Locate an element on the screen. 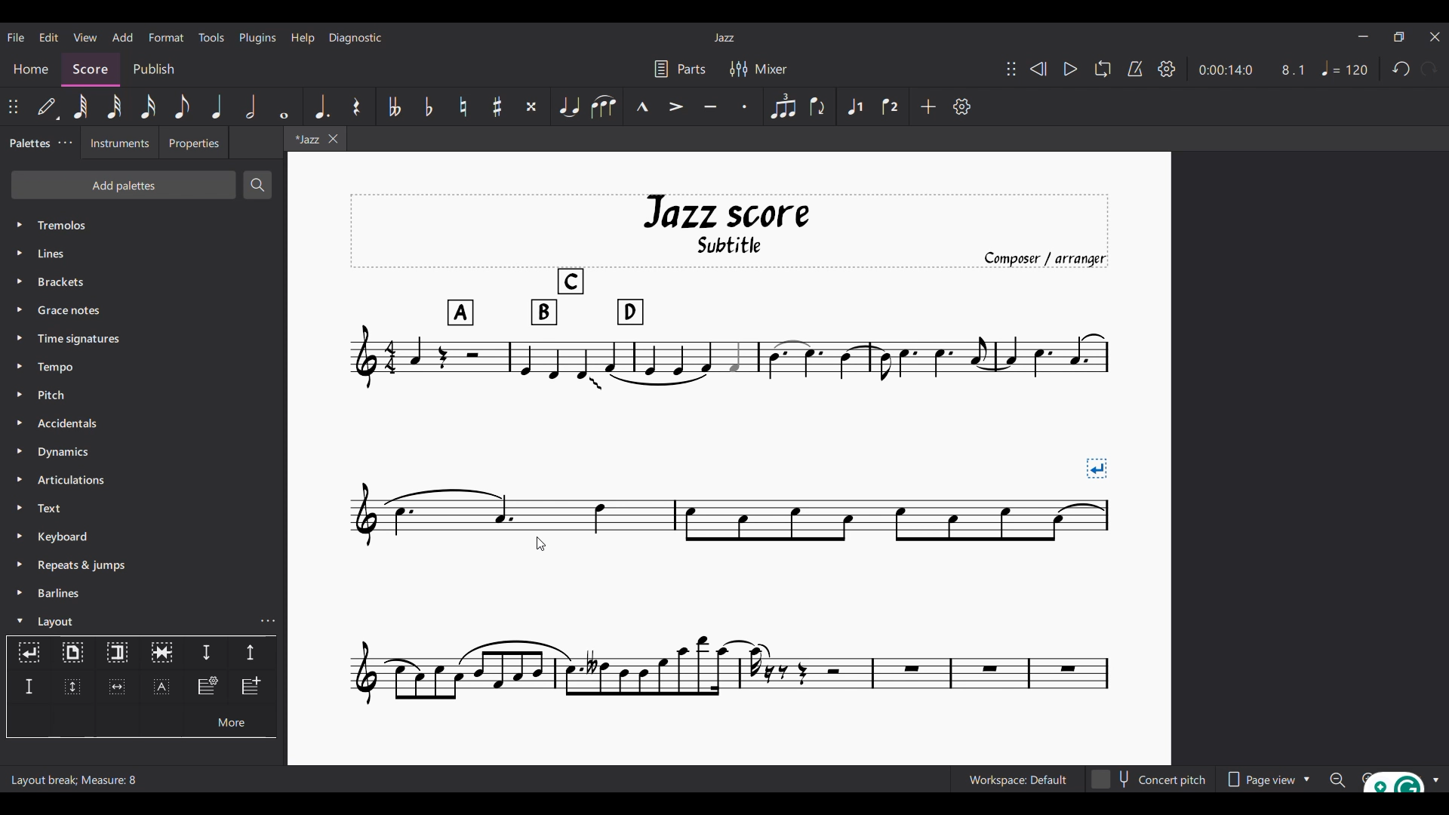 The image size is (1449, 815). Tremolos is located at coordinates (144, 225).